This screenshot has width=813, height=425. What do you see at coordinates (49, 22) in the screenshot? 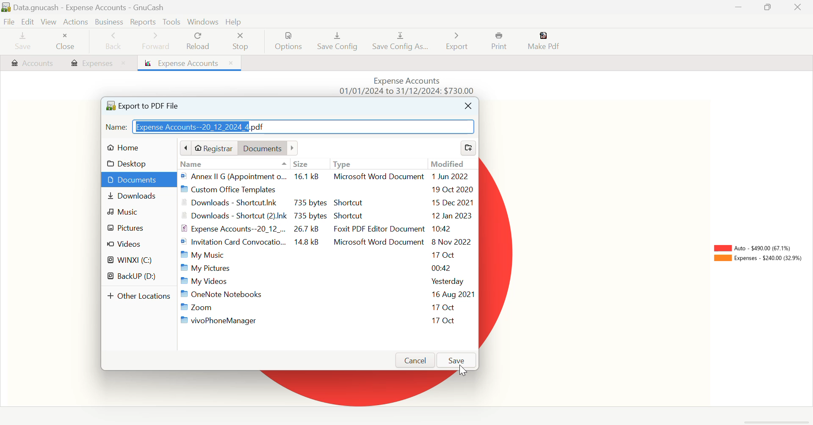
I see `View` at bounding box center [49, 22].